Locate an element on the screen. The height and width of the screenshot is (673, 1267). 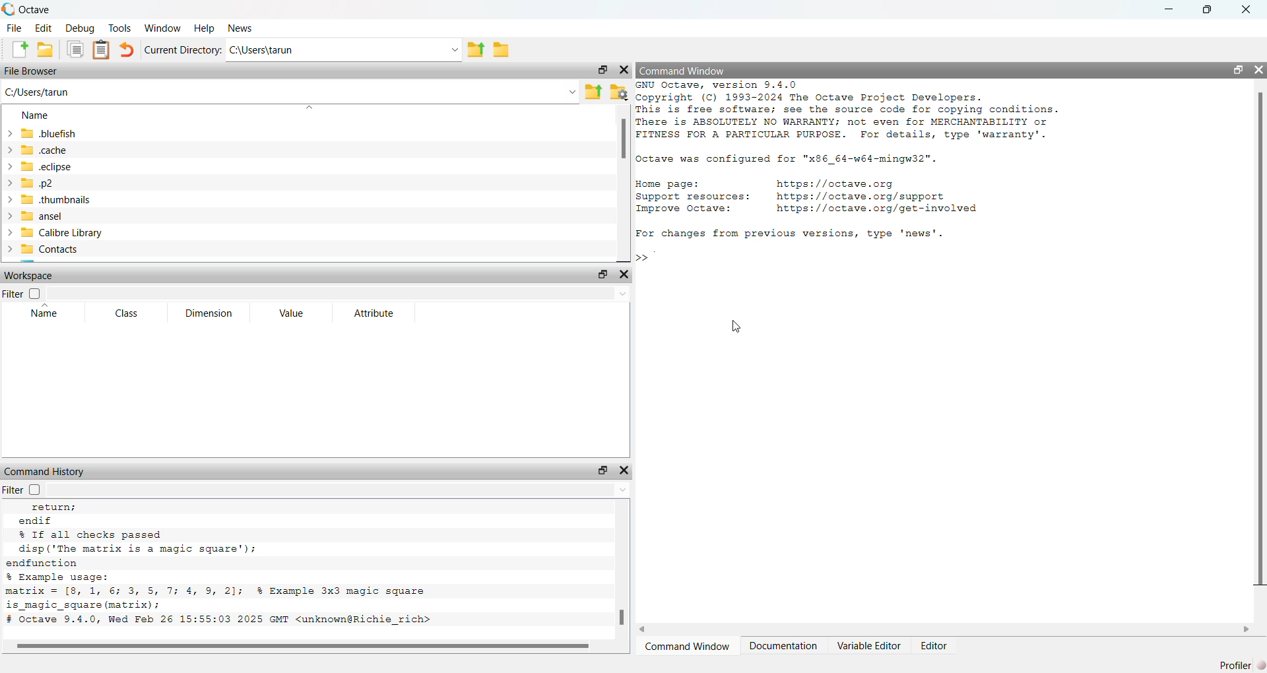
Filter is located at coordinates (25, 490).